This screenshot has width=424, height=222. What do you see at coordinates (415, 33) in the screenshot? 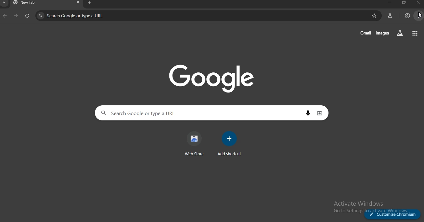
I see `google apps` at bounding box center [415, 33].